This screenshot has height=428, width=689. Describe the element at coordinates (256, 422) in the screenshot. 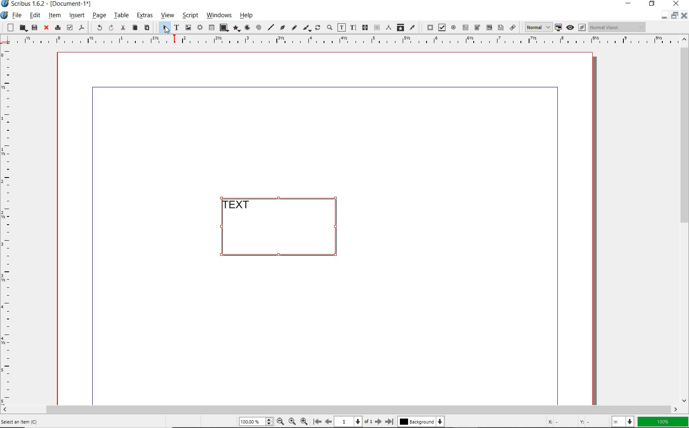

I see `Zoom 100.00%` at that location.